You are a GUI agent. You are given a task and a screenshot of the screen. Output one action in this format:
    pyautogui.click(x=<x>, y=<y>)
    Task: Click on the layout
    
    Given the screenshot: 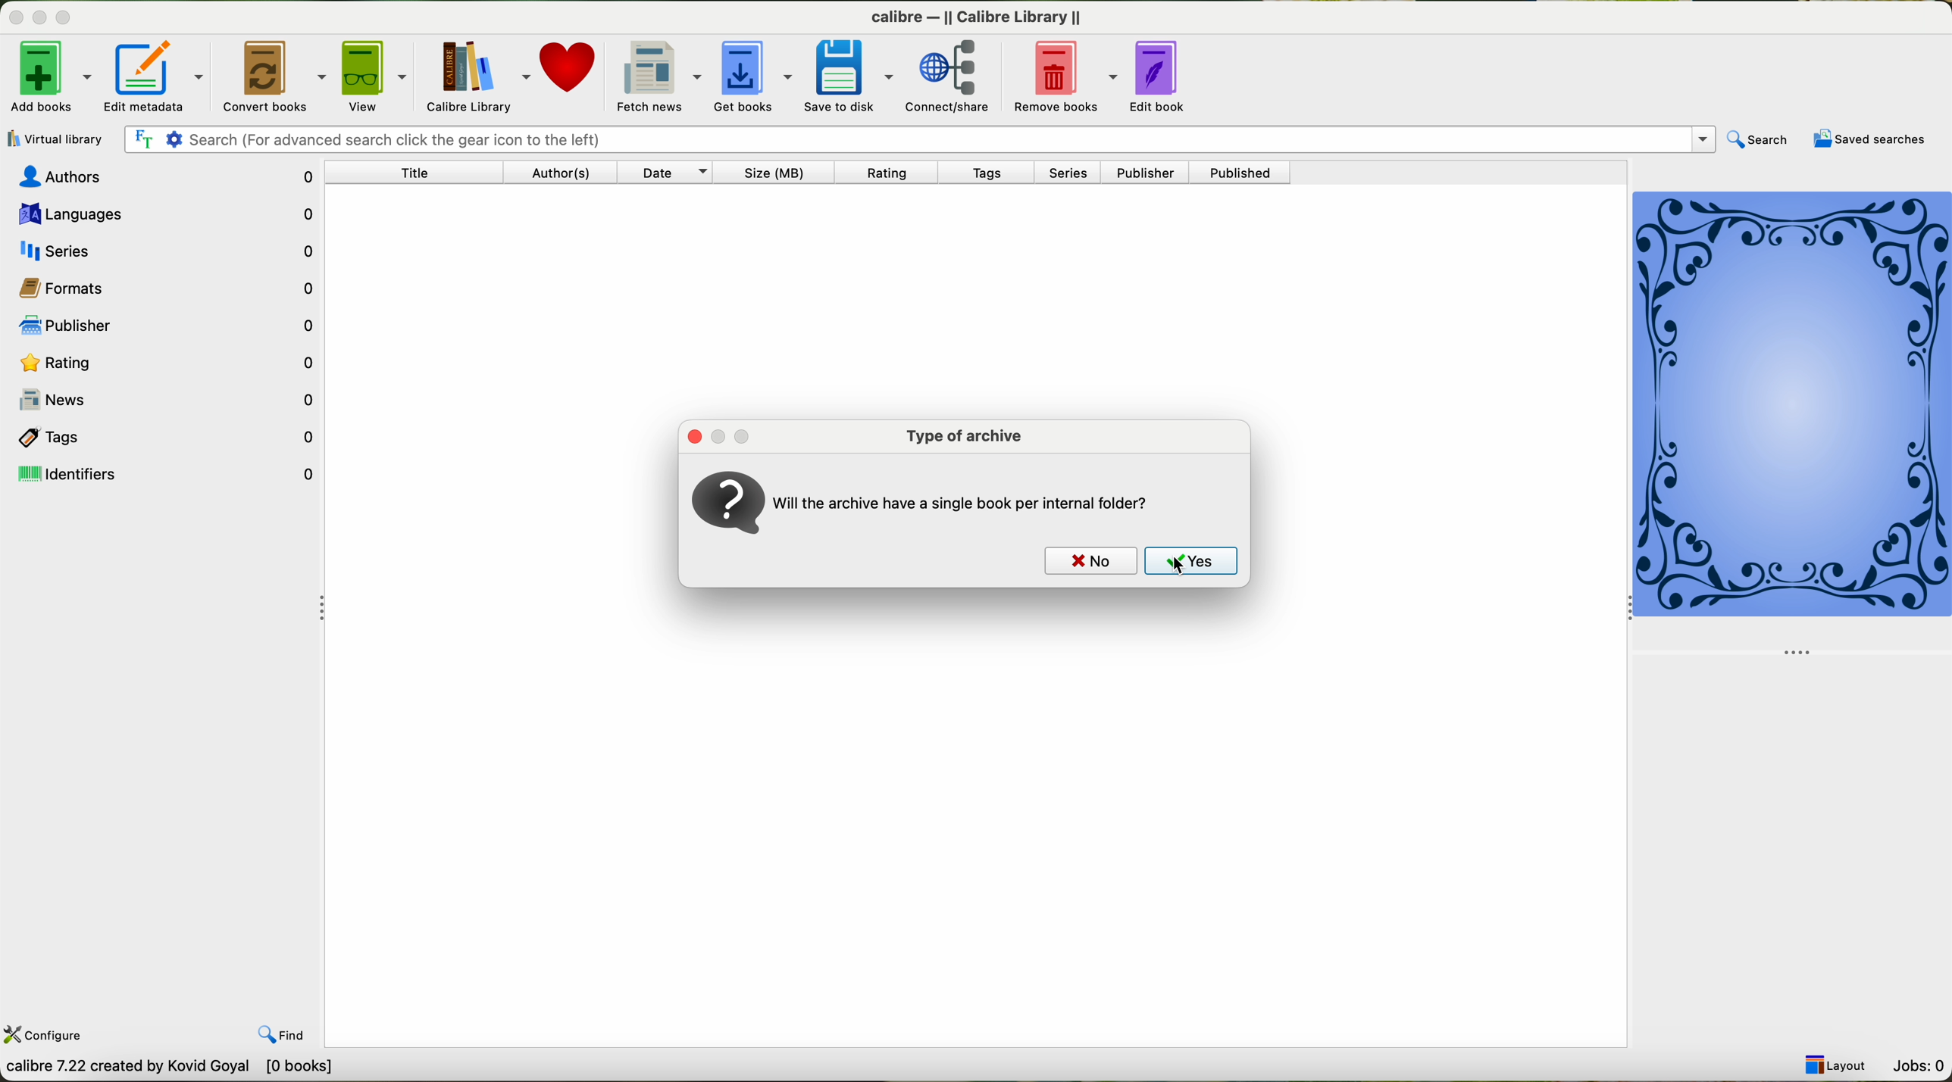 What is the action you would take?
    pyautogui.click(x=1836, y=1065)
    